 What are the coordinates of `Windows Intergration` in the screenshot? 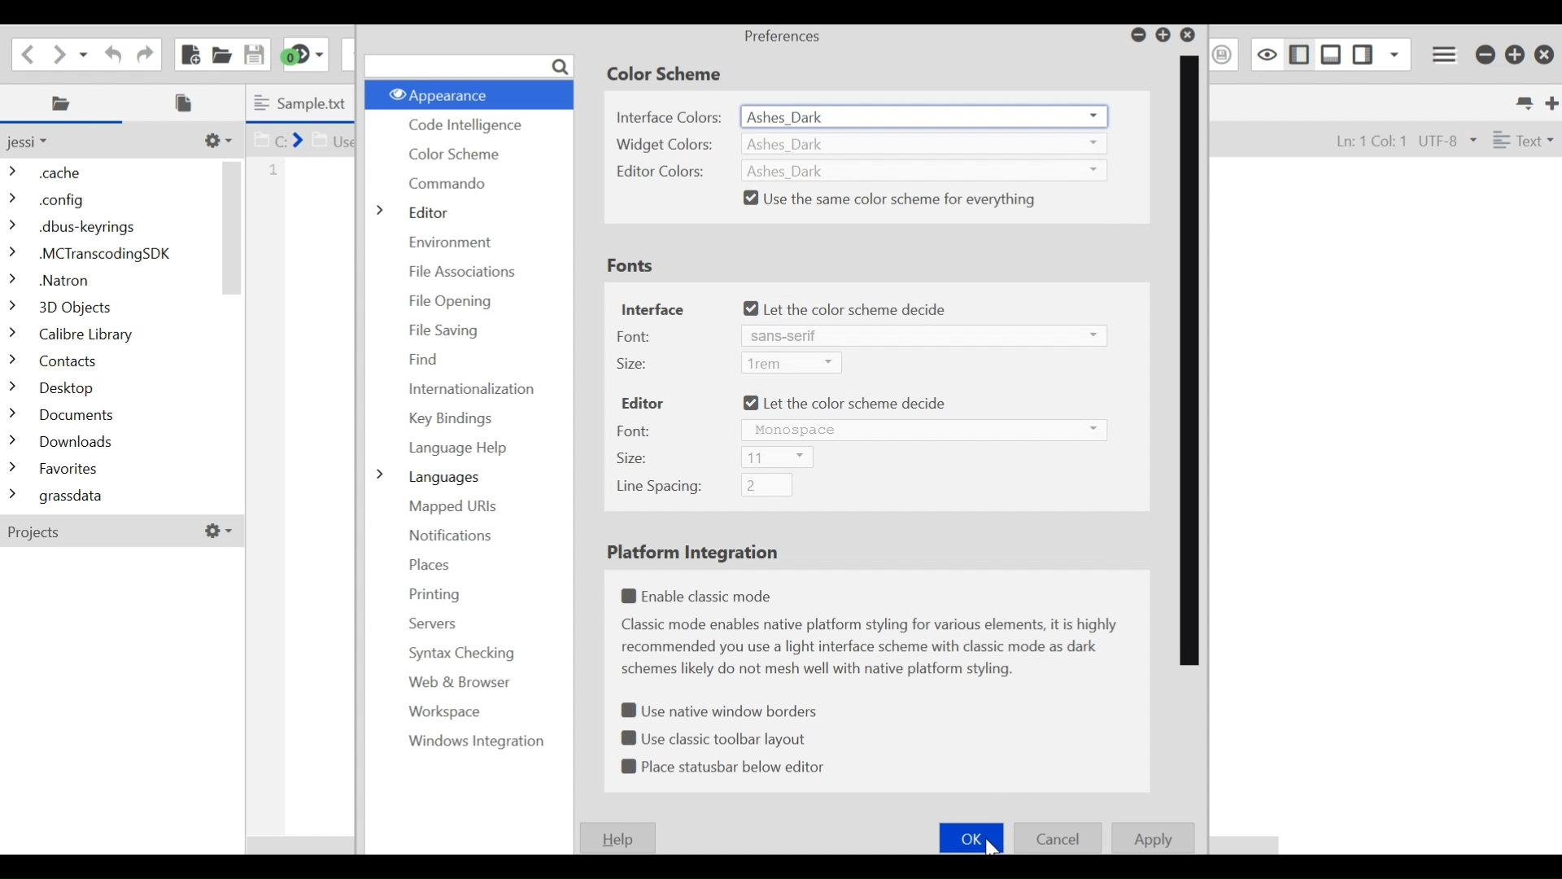 It's located at (467, 741).